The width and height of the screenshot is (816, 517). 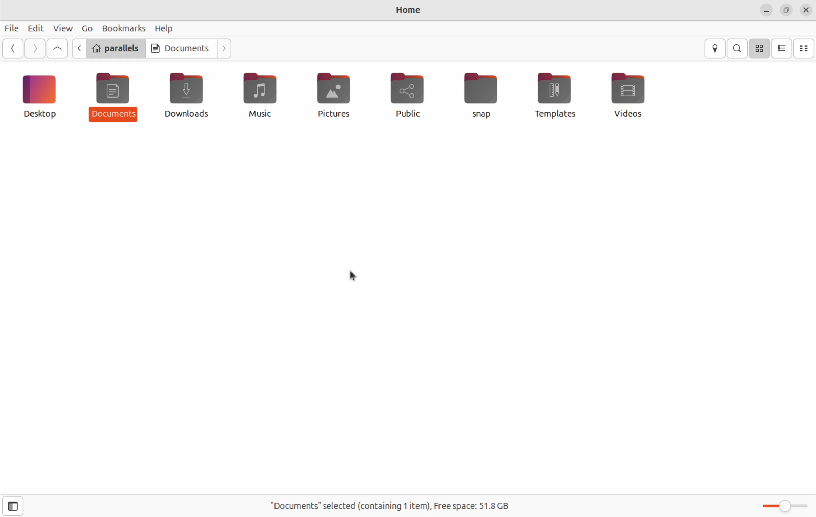 What do you see at coordinates (484, 95) in the screenshot?
I see `snap` at bounding box center [484, 95].